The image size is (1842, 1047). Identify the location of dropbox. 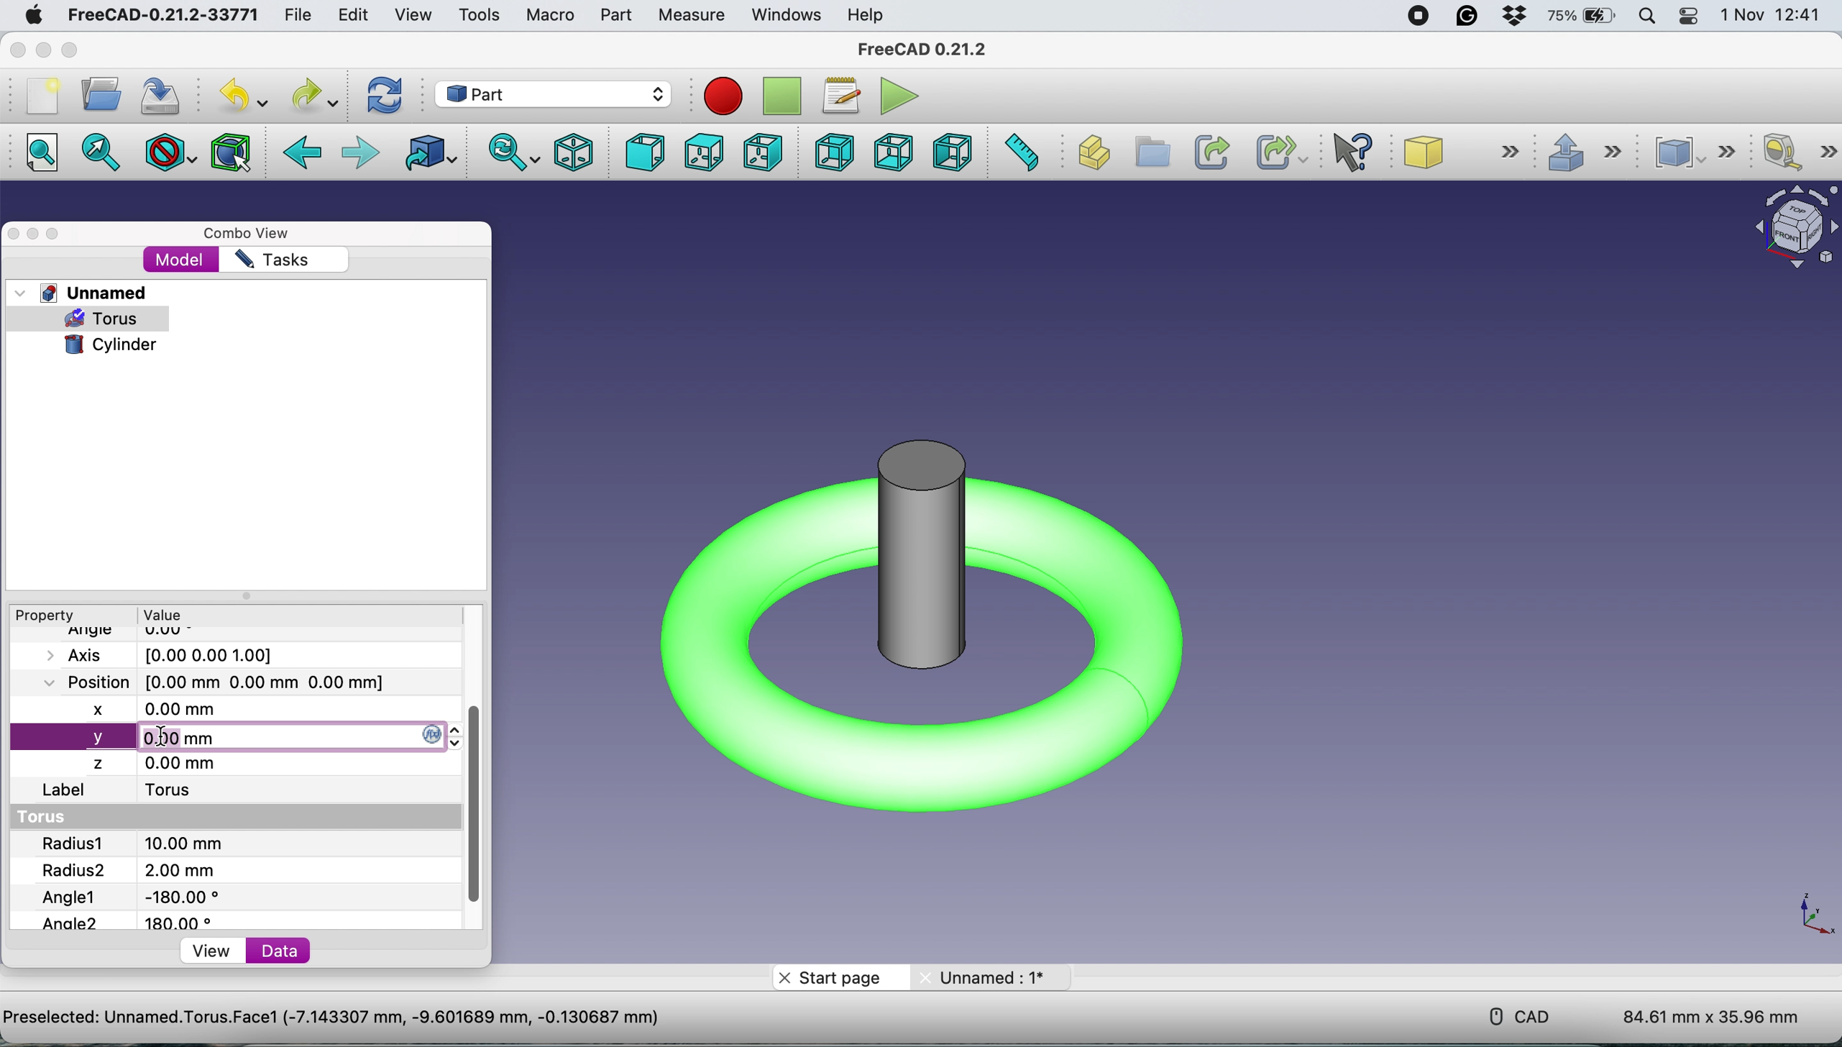
(1513, 17).